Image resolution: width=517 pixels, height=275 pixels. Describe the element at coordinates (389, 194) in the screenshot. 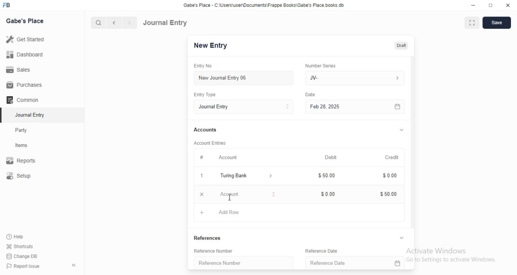

I see `$5000` at that location.